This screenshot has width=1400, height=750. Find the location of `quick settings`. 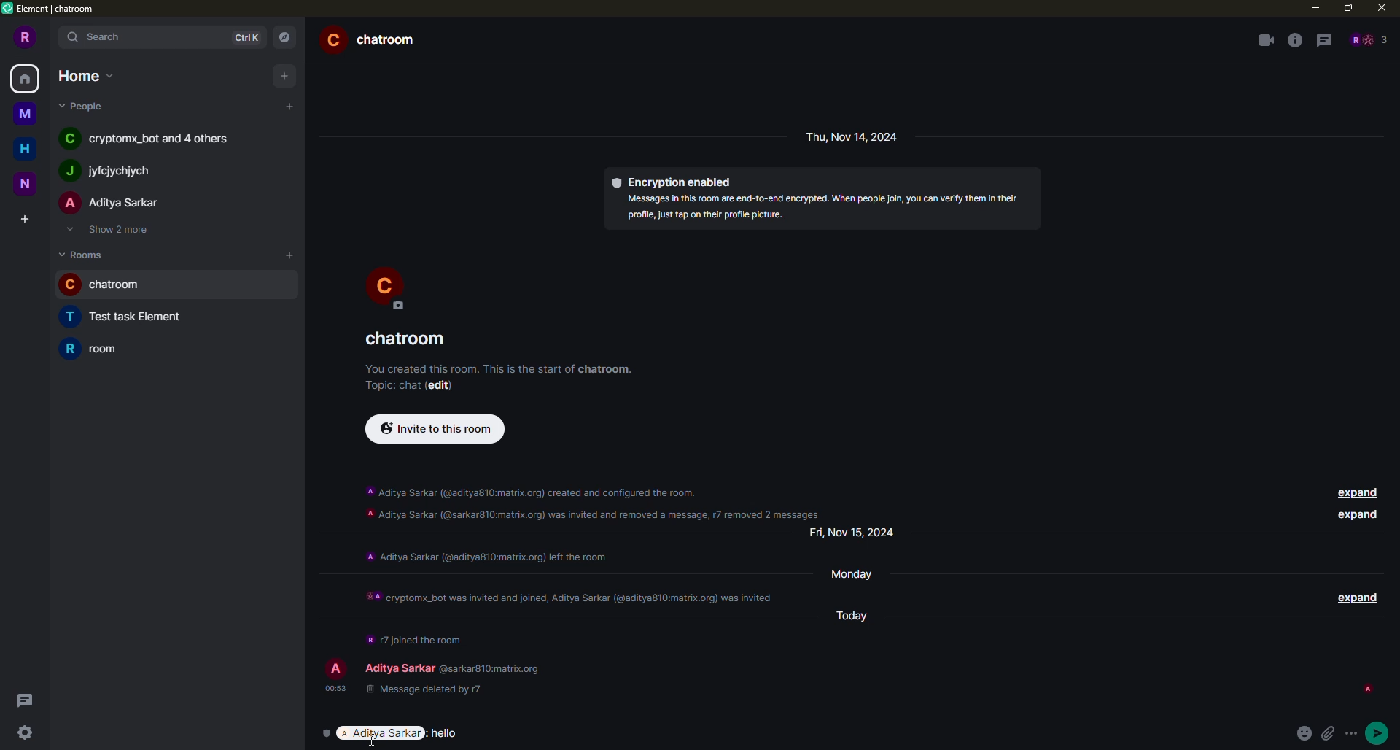

quick settings is located at coordinates (23, 734).